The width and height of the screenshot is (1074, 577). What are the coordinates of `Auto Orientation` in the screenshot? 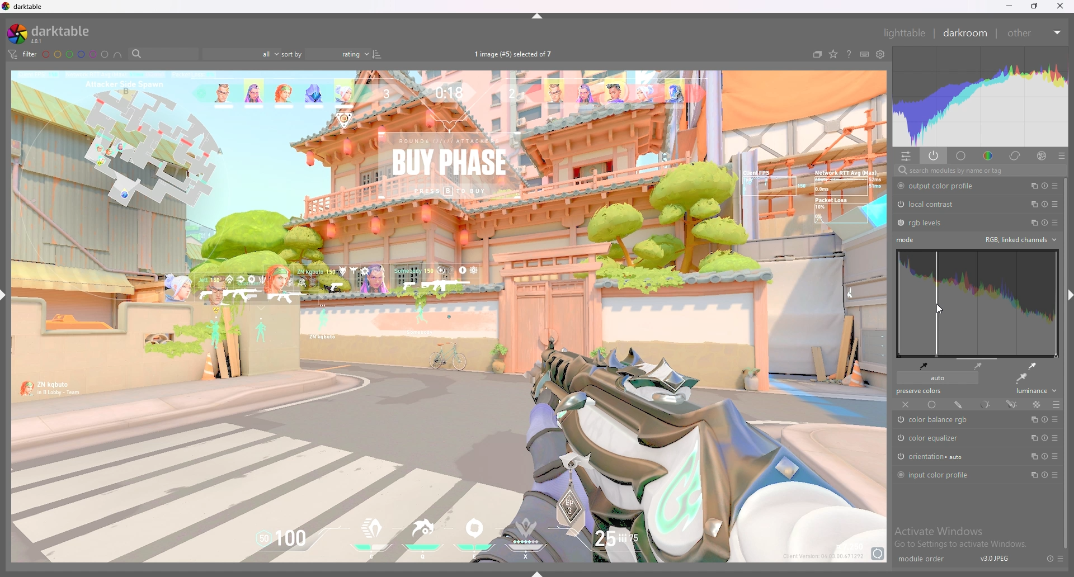 It's located at (935, 458).